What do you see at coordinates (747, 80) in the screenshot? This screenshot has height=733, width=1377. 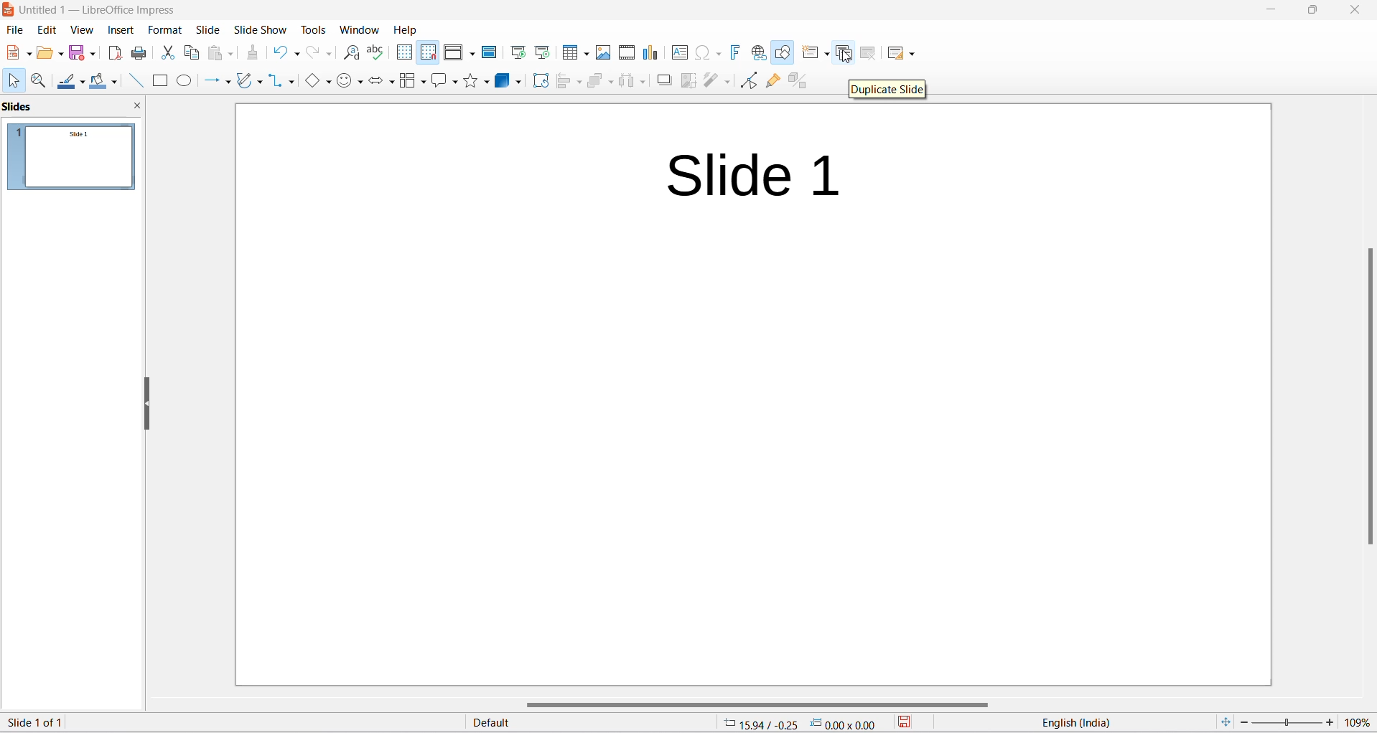 I see `toggle point end mode` at bounding box center [747, 80].